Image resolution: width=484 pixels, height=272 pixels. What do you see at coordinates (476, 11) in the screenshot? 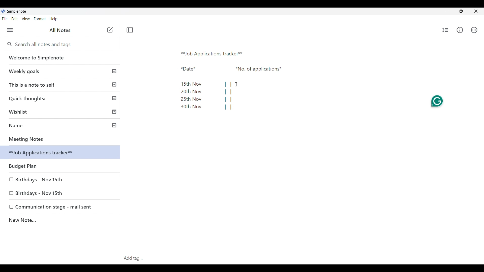
I see `Close interface` at bounding box center [476, 11].